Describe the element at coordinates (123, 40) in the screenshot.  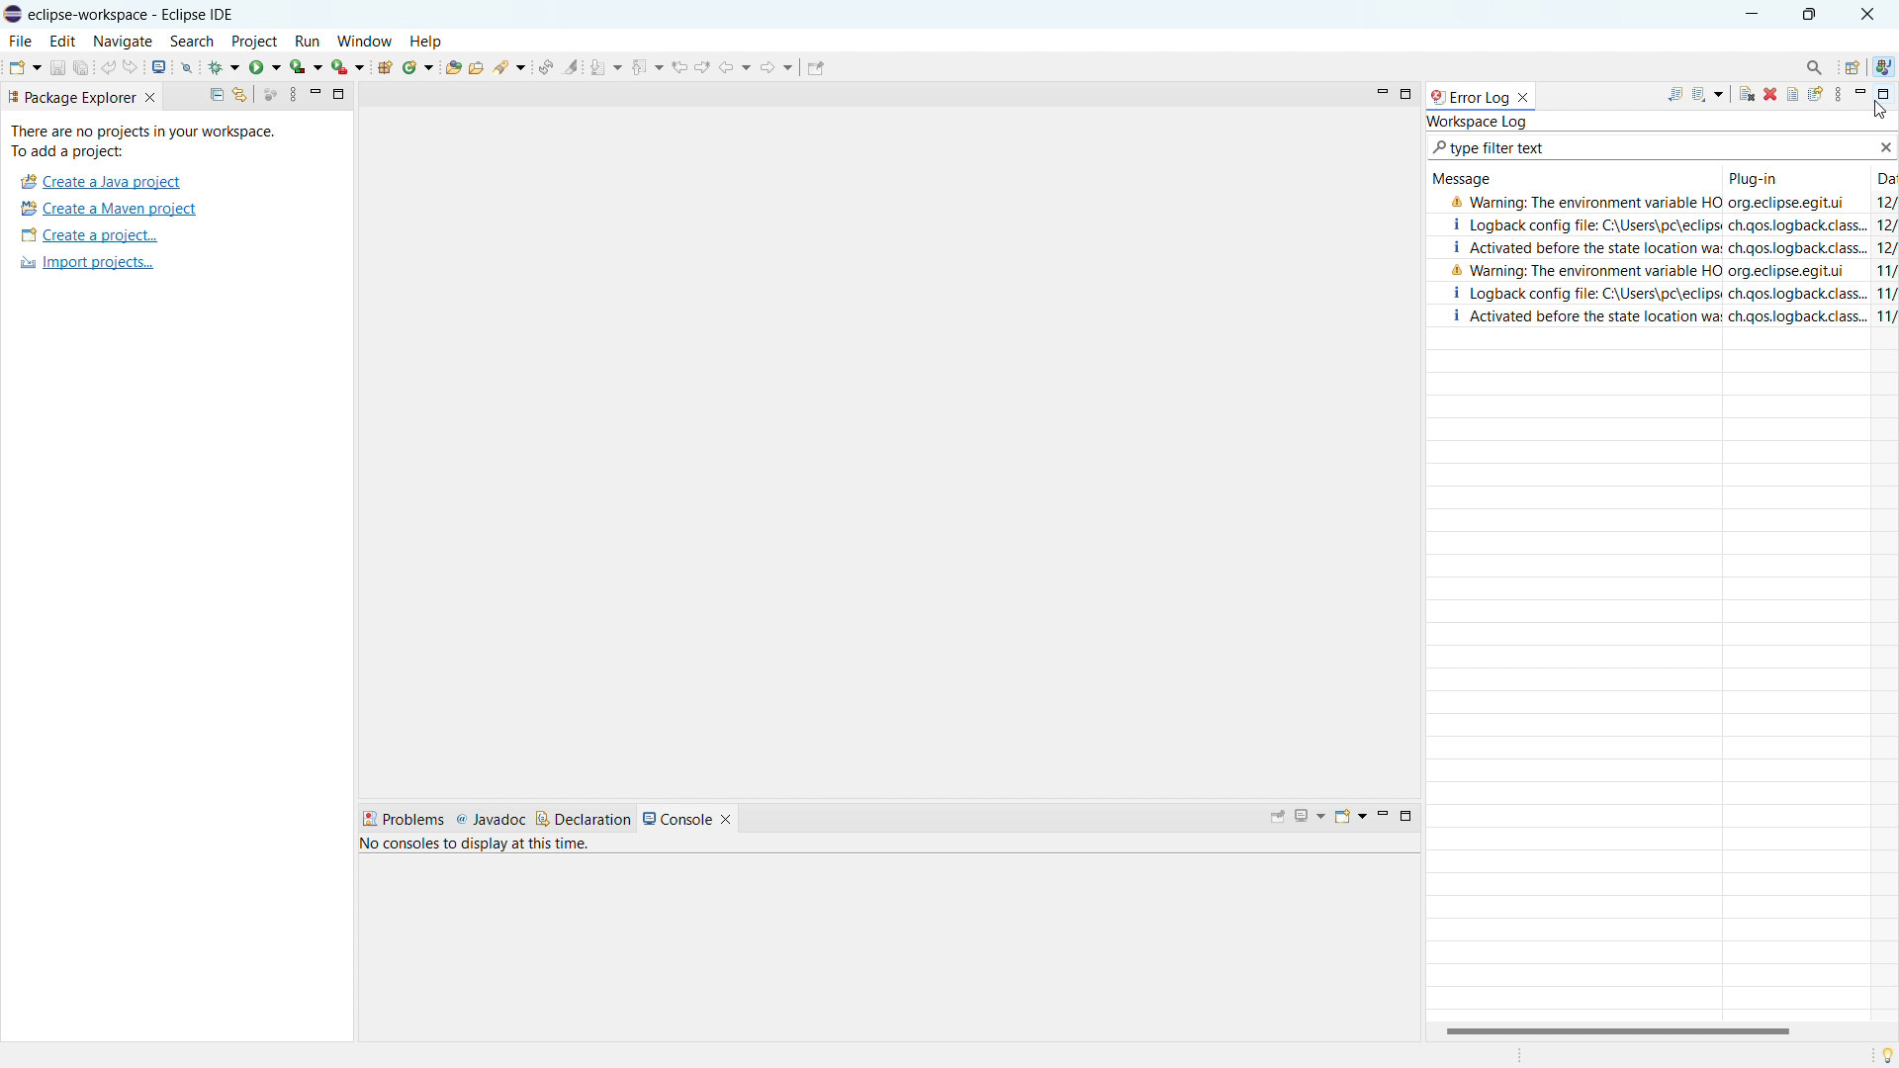
I see `Navigate` at that location.